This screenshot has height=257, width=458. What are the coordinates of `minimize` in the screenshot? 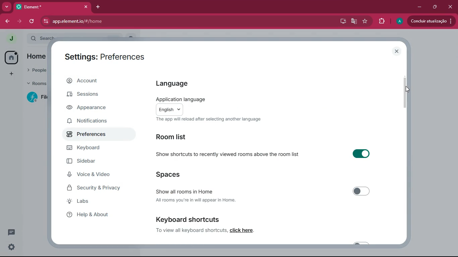 It's located at (418, 7).